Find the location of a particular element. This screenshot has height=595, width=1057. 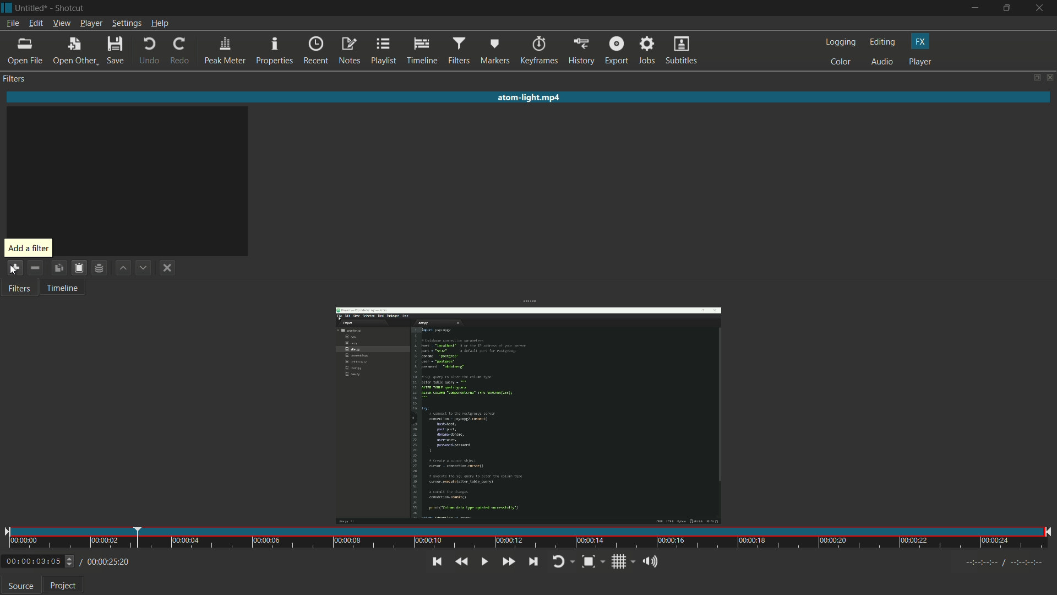

time register is located at coordinates (1006, 562).